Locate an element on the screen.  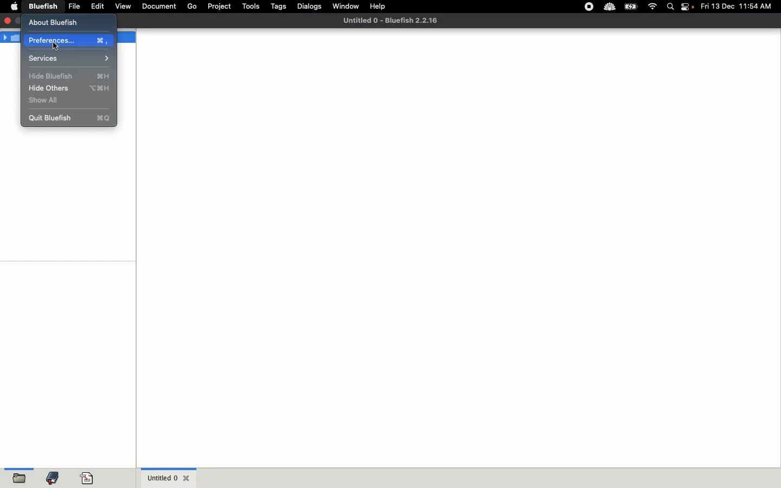
Date time is located at coordinates (740, 6).